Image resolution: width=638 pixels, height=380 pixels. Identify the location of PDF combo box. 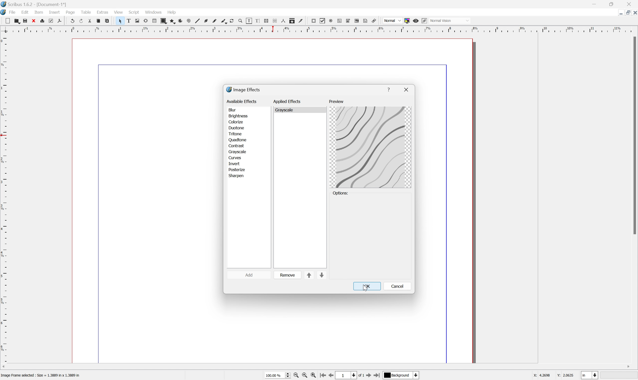
(350, 21).